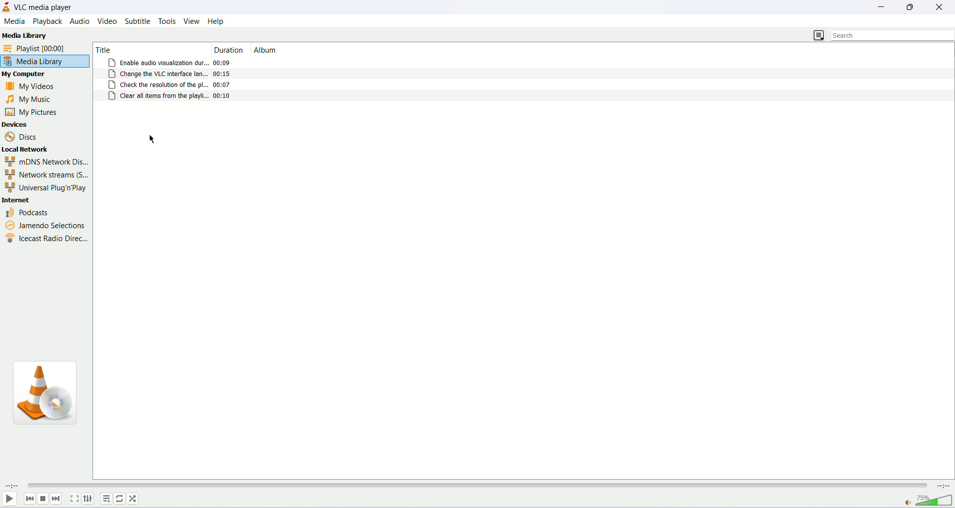 The height and width of the screenshot is (508, 955). What do you see at coordinates (170, 74) in the screenshot?
I see `file: Change the VLC interface lan... 00:15` at bounding box center [170, 74].